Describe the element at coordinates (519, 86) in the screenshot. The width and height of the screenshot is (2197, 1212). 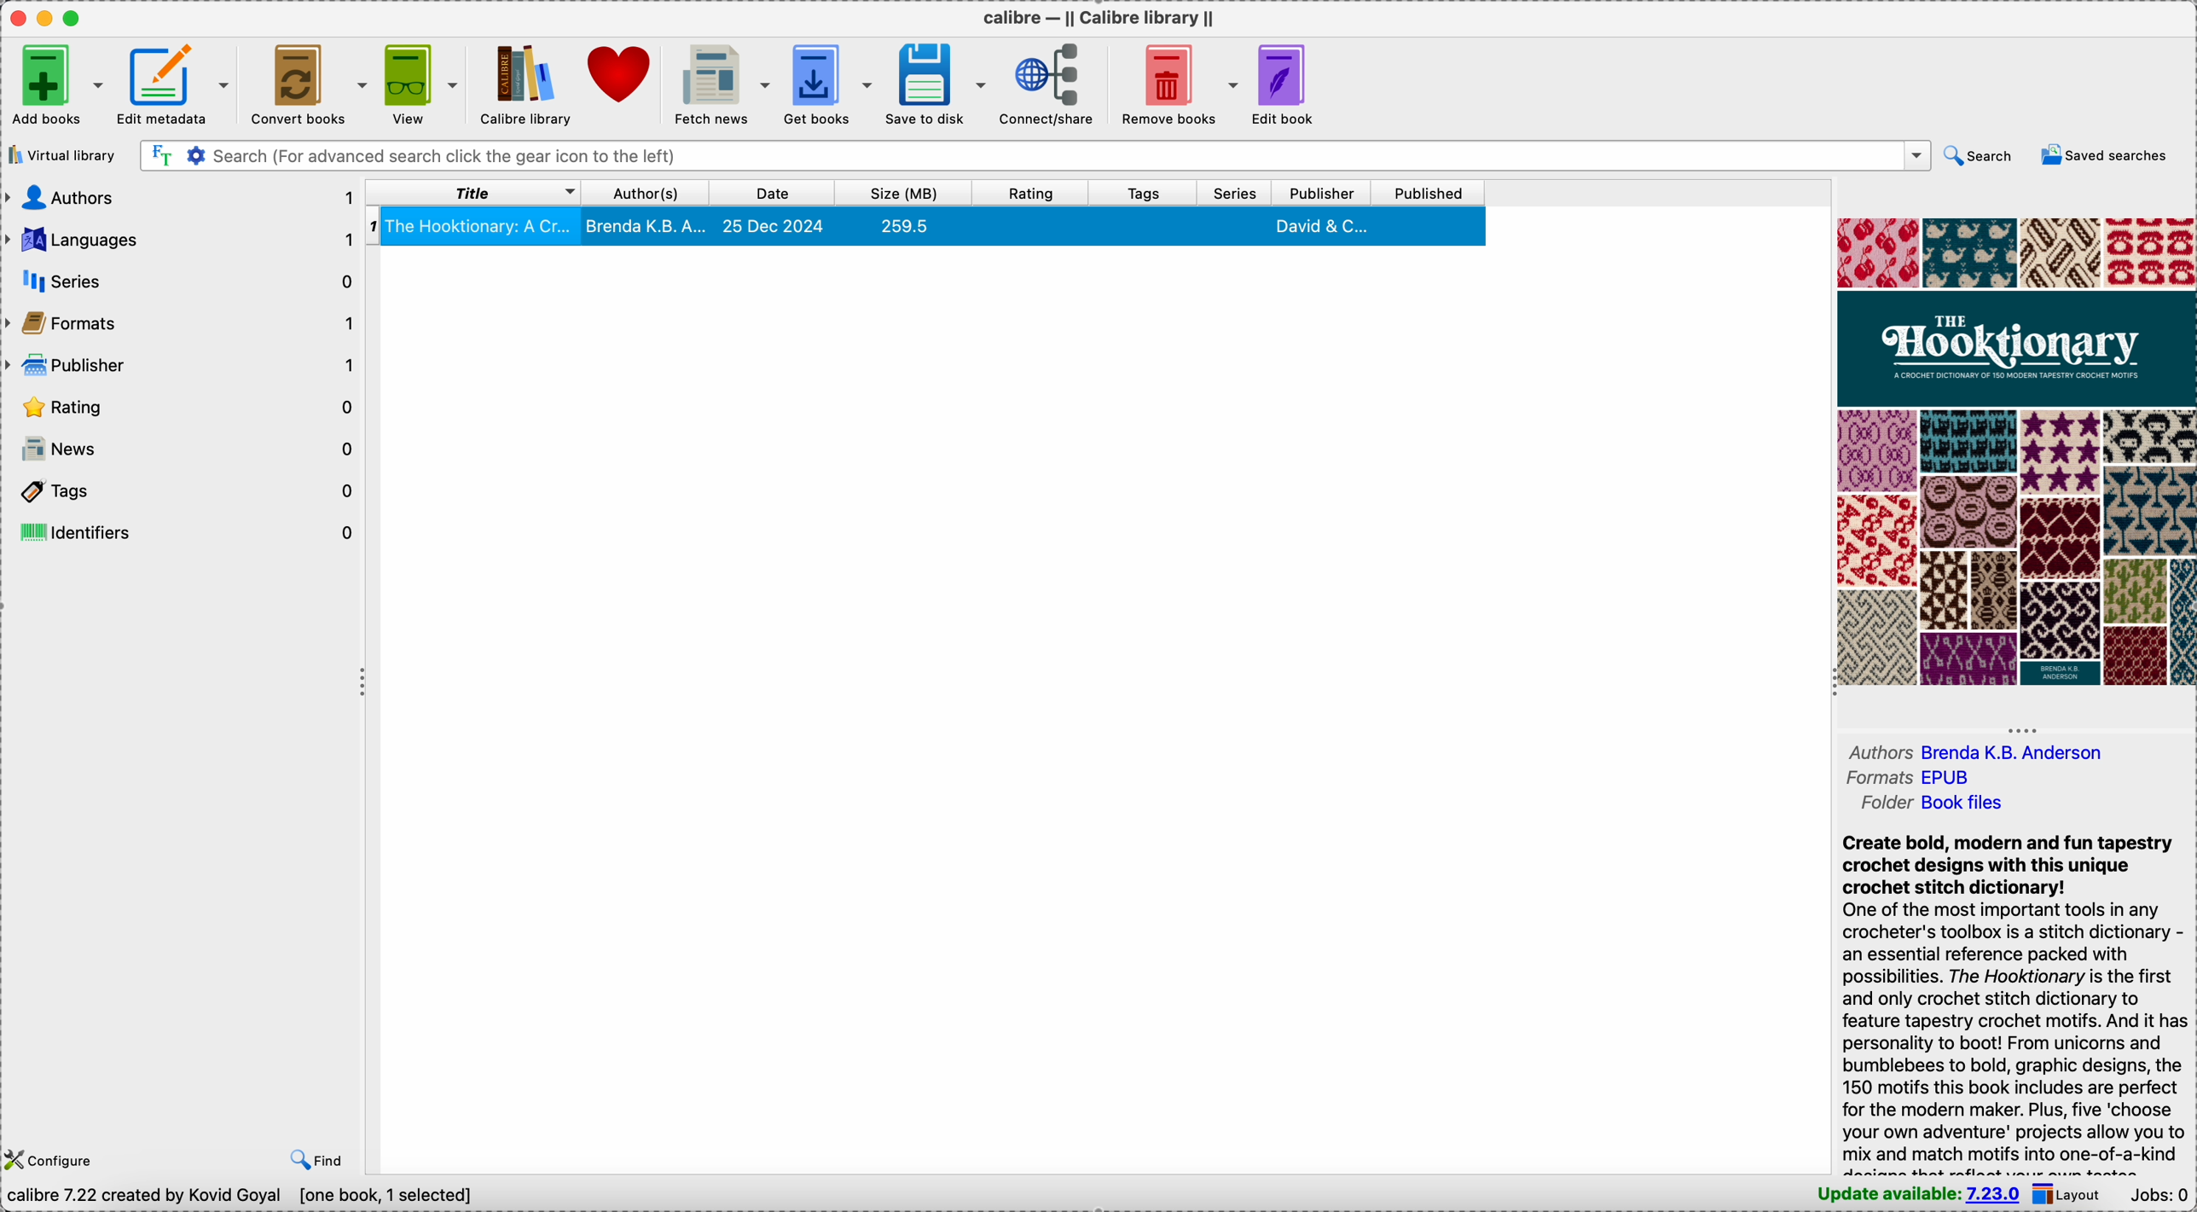
I see `Calibre library` at that location.